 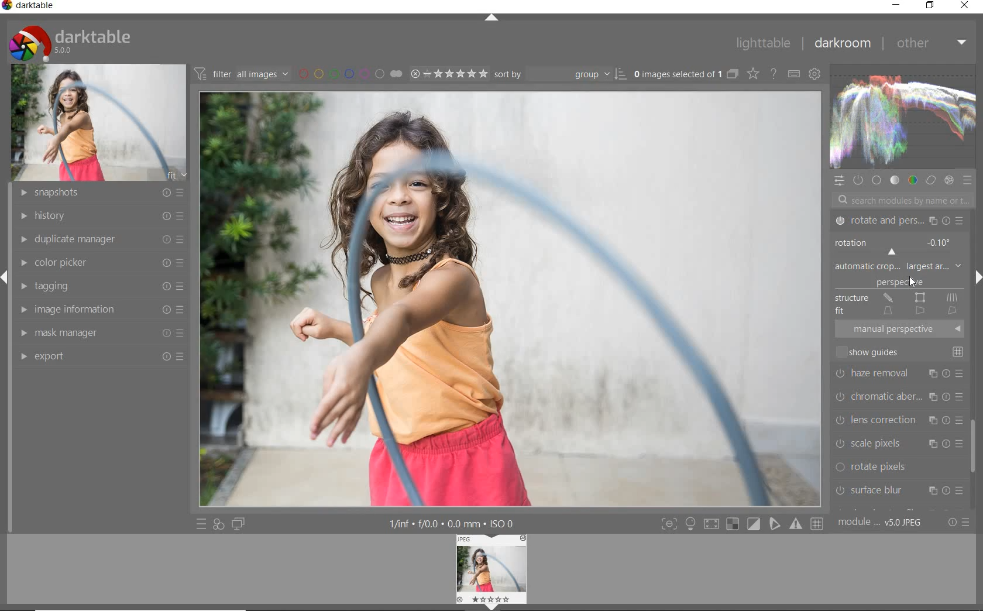 What do you see at coordinates (902, 328) in the screenshot?
I see `MANUAL PERSPECTIVE` at bounding box center [902, 328].